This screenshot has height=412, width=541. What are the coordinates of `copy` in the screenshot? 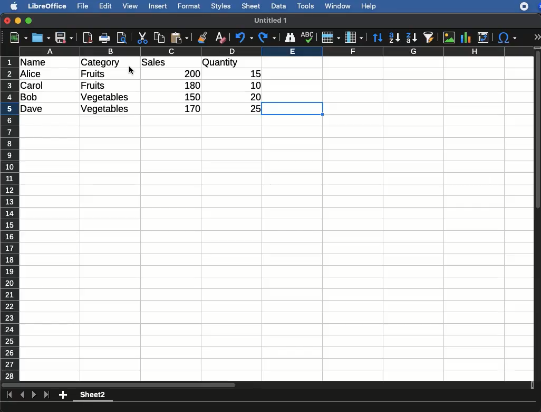 It's located at (160, 38).